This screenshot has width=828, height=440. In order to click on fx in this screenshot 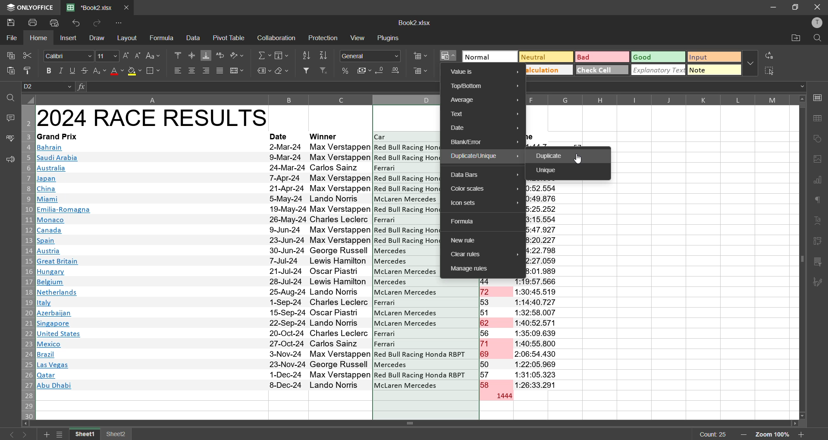, I will do `click(82, 87)`.